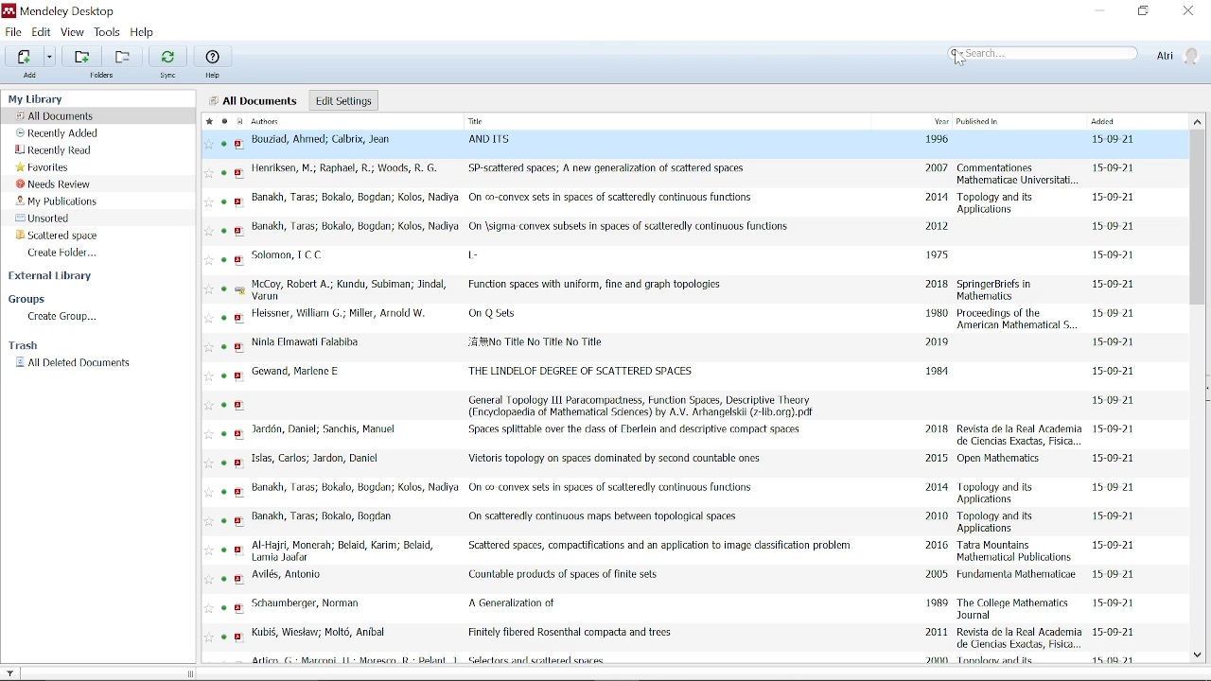 The image size is (1211, 681). What do you see at coordinates (689, 346) in the screenshot?
I see `Ninla Fimawati Falabiba. JE ##No Title No Title No Title 2019, 15-09-21` at bounding box center [689, 346].